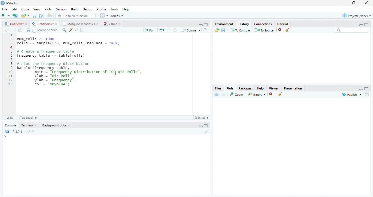 Image resolution: width=373 pixels, height=197 pixels. What do you see at coordinates (175, 30) in the screenshot?
I see `Go to next section of code` at bounding box center [175, 30].